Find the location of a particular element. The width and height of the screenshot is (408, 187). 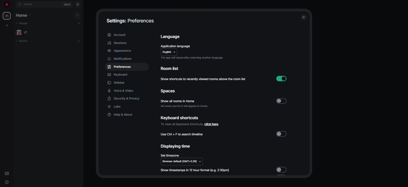

navigator is located at coordinates (78, 4).